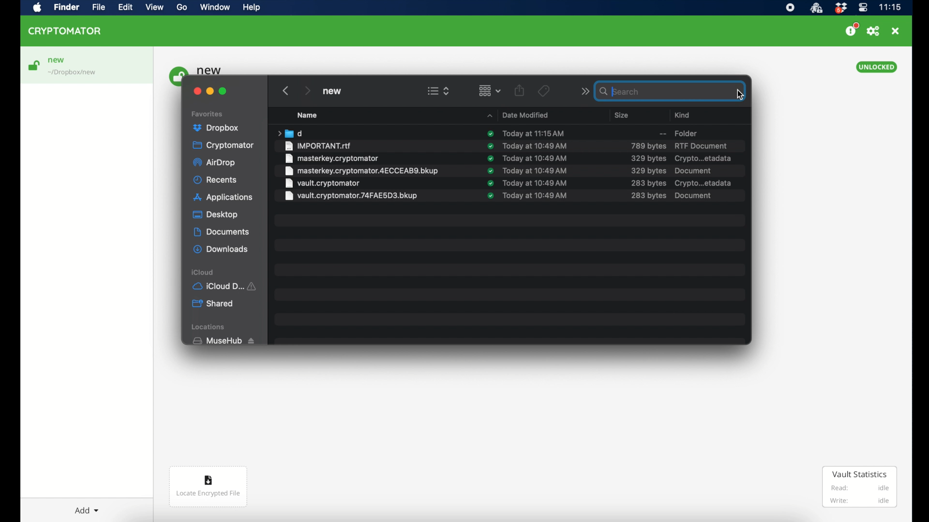 This screenshot has width=929, height=522. I want to click on sync, so click(490, 196).